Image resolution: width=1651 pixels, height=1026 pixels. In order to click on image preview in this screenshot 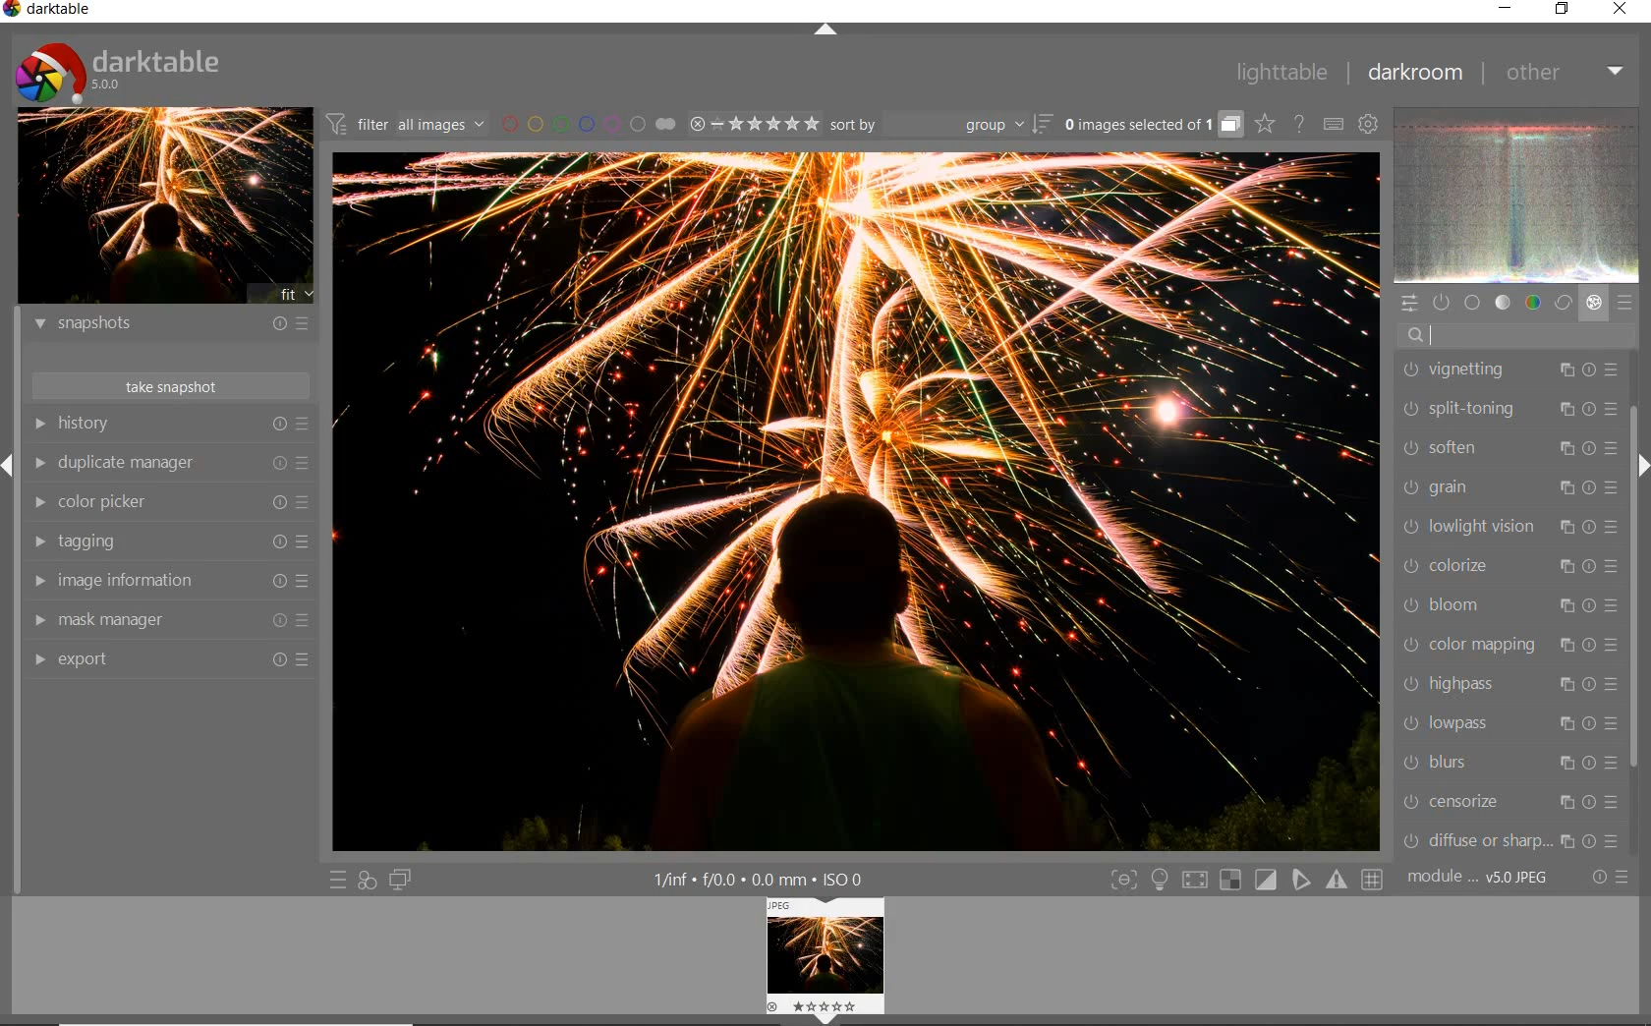, I will do `click(164, 206)`.